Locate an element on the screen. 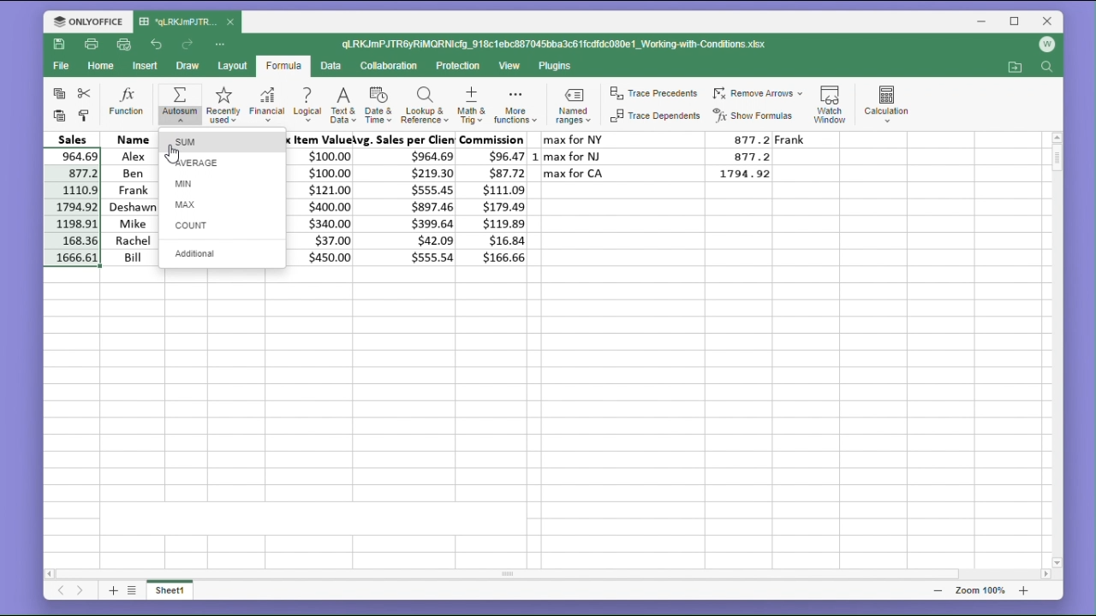  max item values is located at coordinates (324, 199).